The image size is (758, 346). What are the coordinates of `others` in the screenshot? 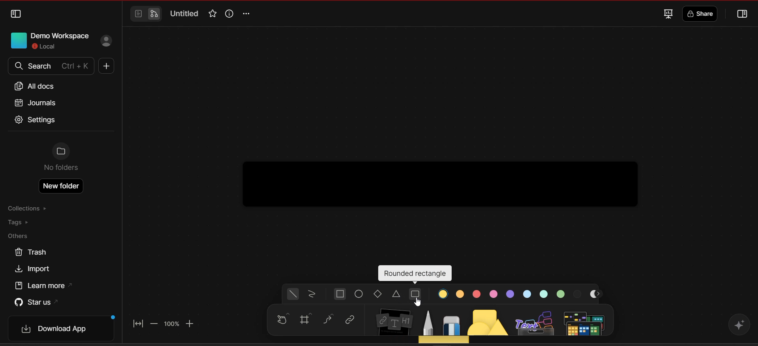 It's located at (22, 236).